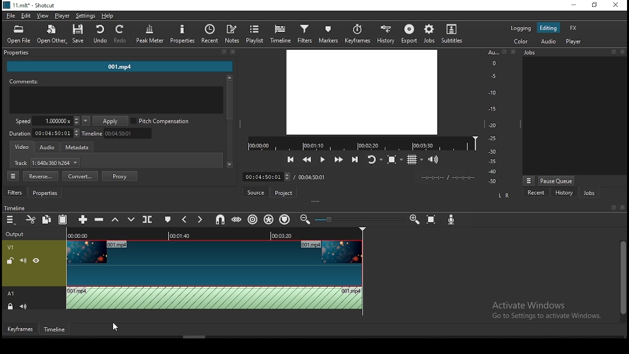  I want to click on time input, so click(266, 176).